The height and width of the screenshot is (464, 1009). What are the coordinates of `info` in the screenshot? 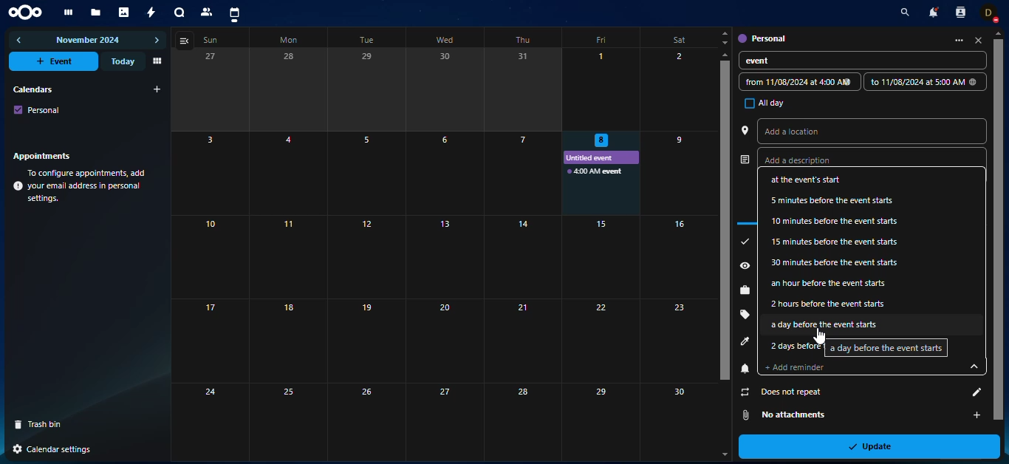 It's located at (81, 186).